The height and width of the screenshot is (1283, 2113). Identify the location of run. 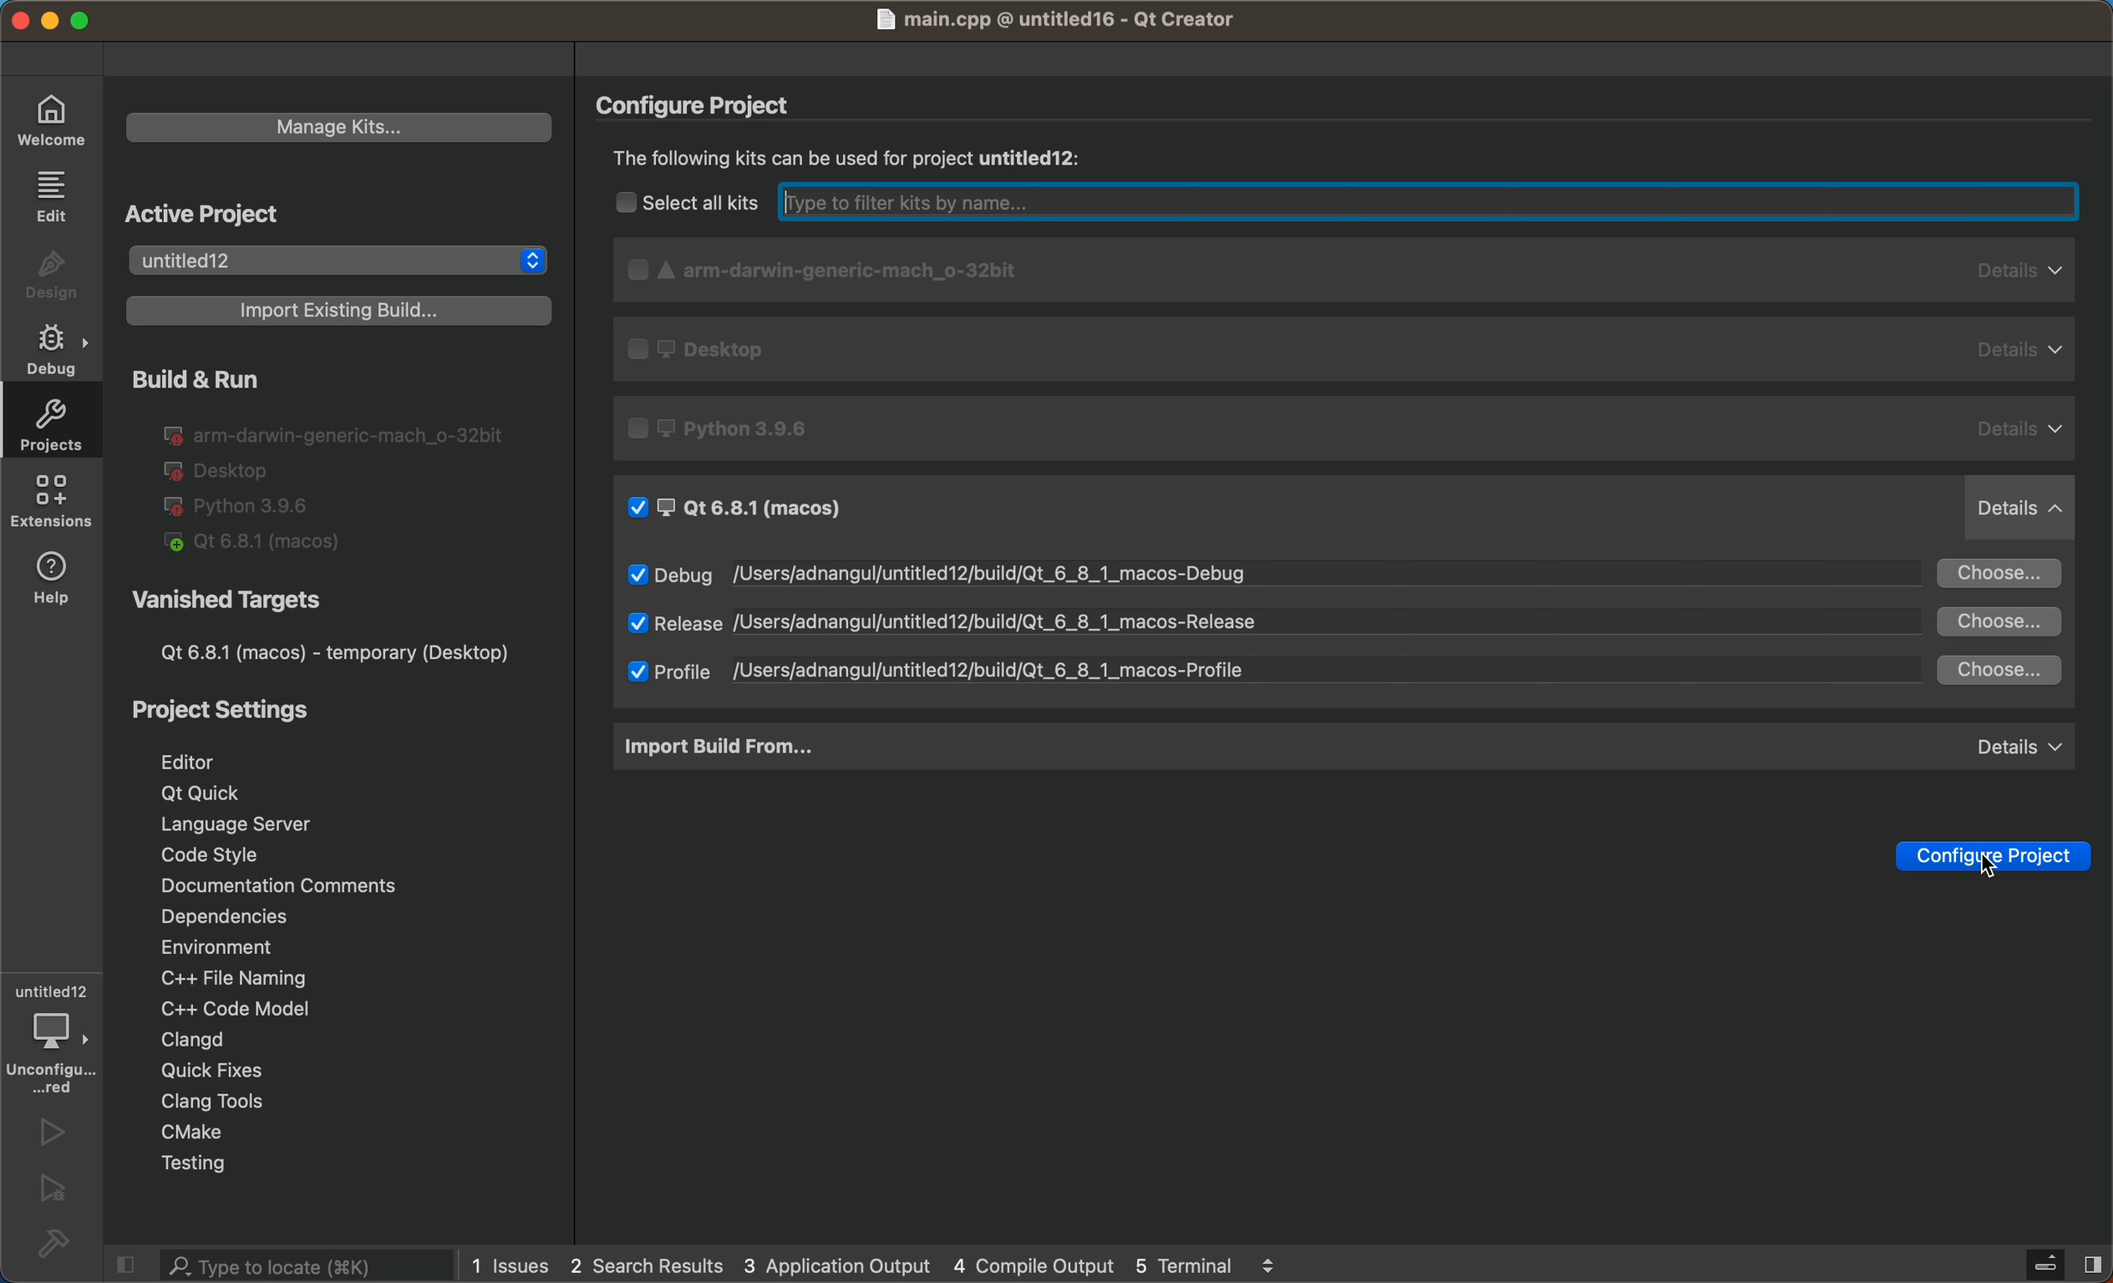
(55, 1134).